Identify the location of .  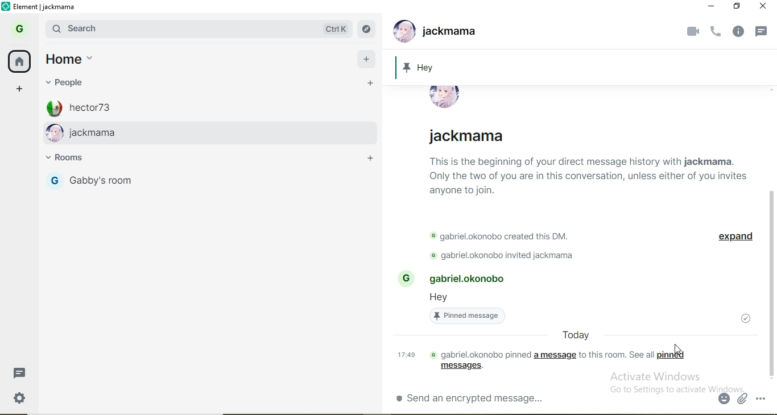
(704, 7).